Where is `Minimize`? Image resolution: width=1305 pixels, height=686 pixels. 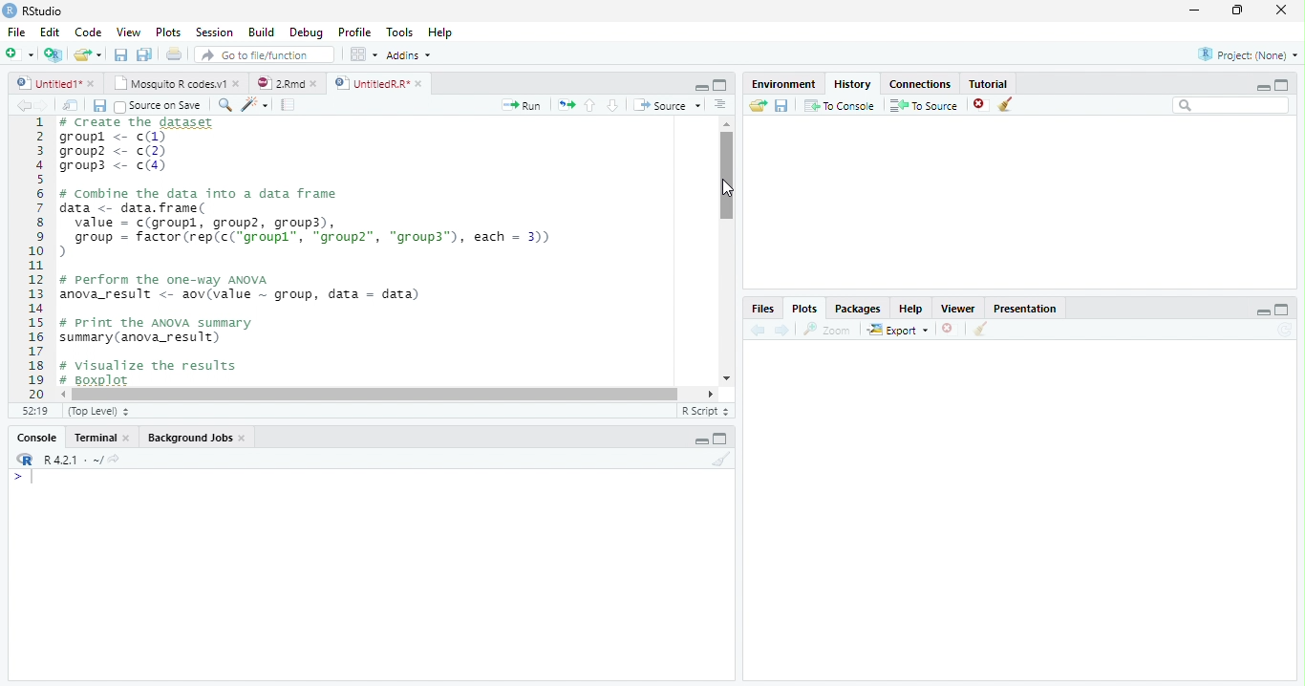
Minimize is located at coordinates (698, 86).